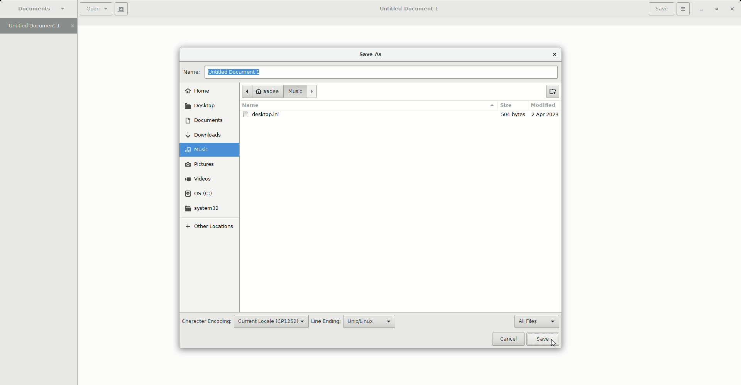  Describe the element at coordinates (505, 106) in the screenshot. I see `Size` at that location.